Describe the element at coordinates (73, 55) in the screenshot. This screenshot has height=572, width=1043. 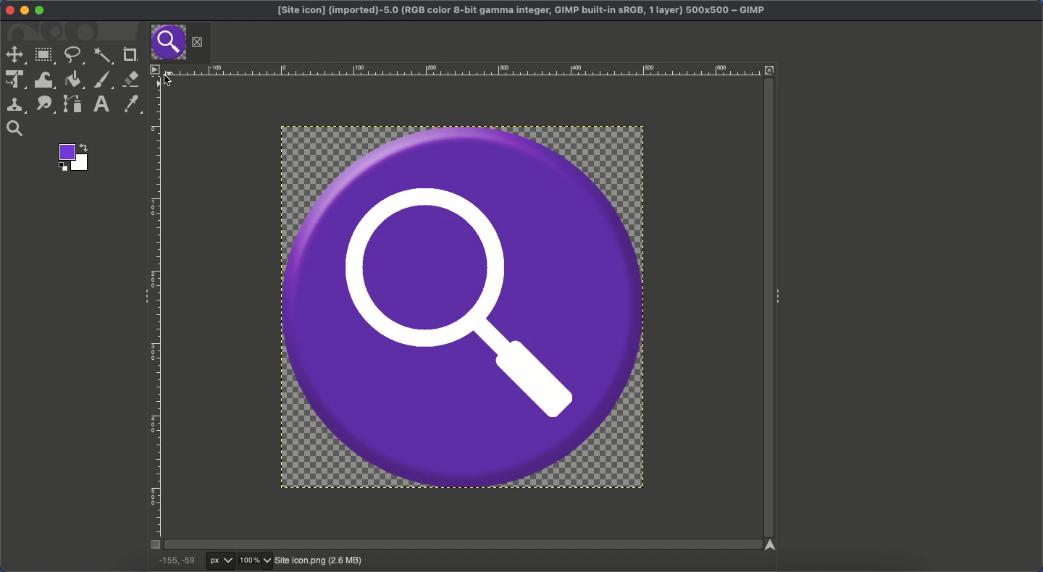
I see `Freeform selector` at that location.